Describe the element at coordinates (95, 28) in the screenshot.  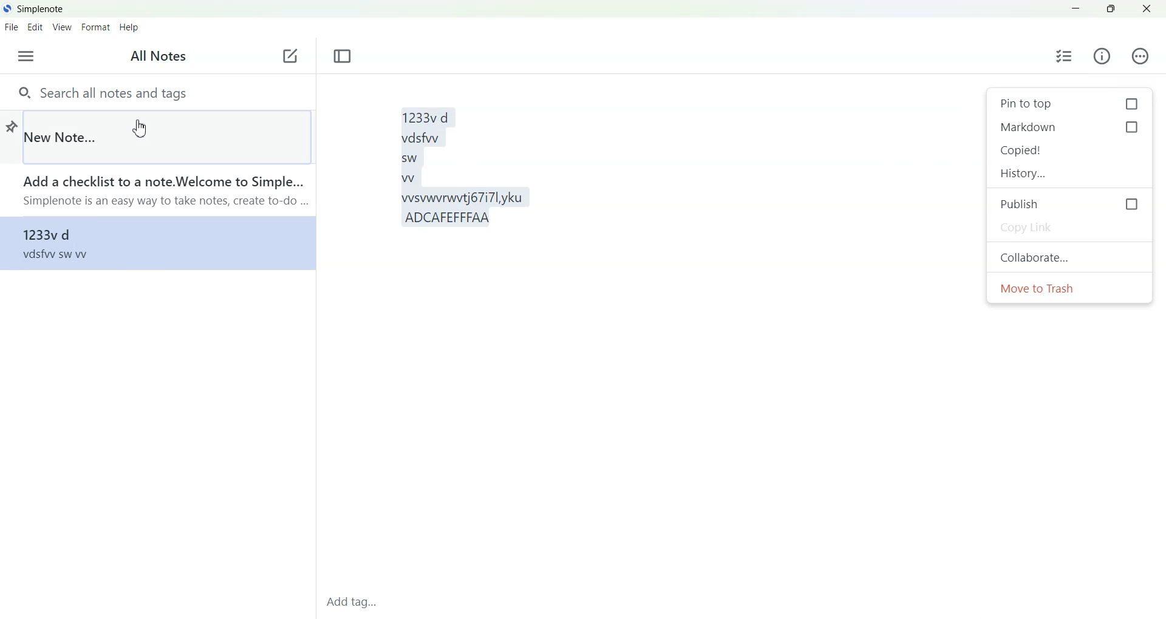
I see `Format` at that location.